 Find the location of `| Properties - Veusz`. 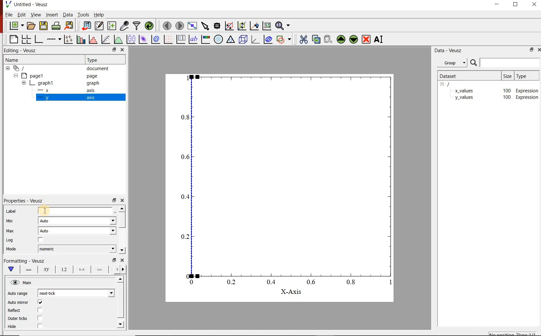

| Properties - Veusz is located at coordinates (24, 200).